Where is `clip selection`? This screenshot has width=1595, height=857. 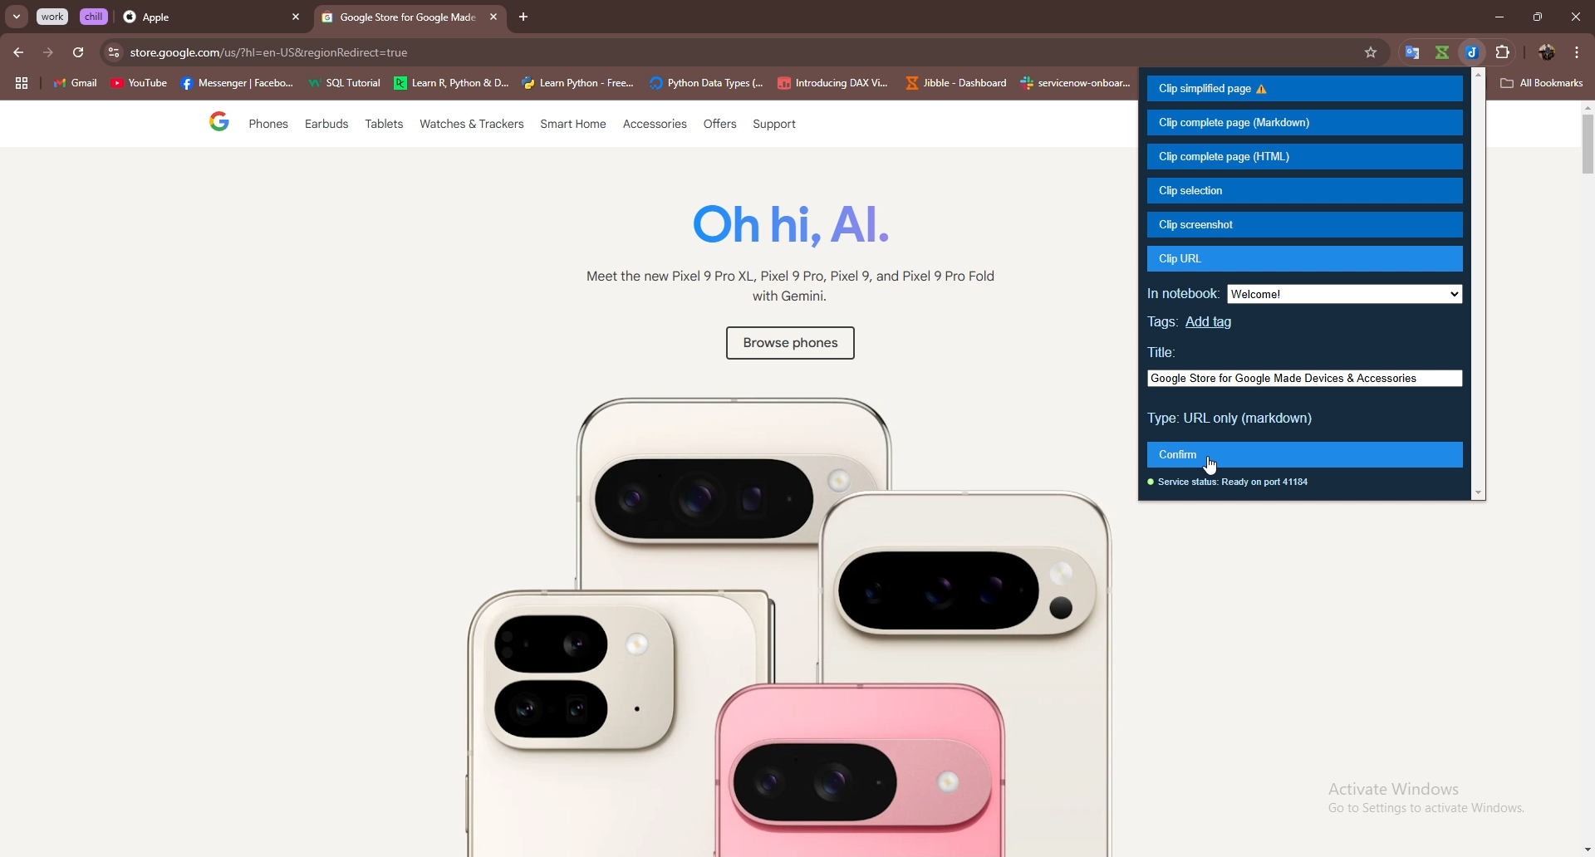 clip selection is located at coordinates (1303, 191).